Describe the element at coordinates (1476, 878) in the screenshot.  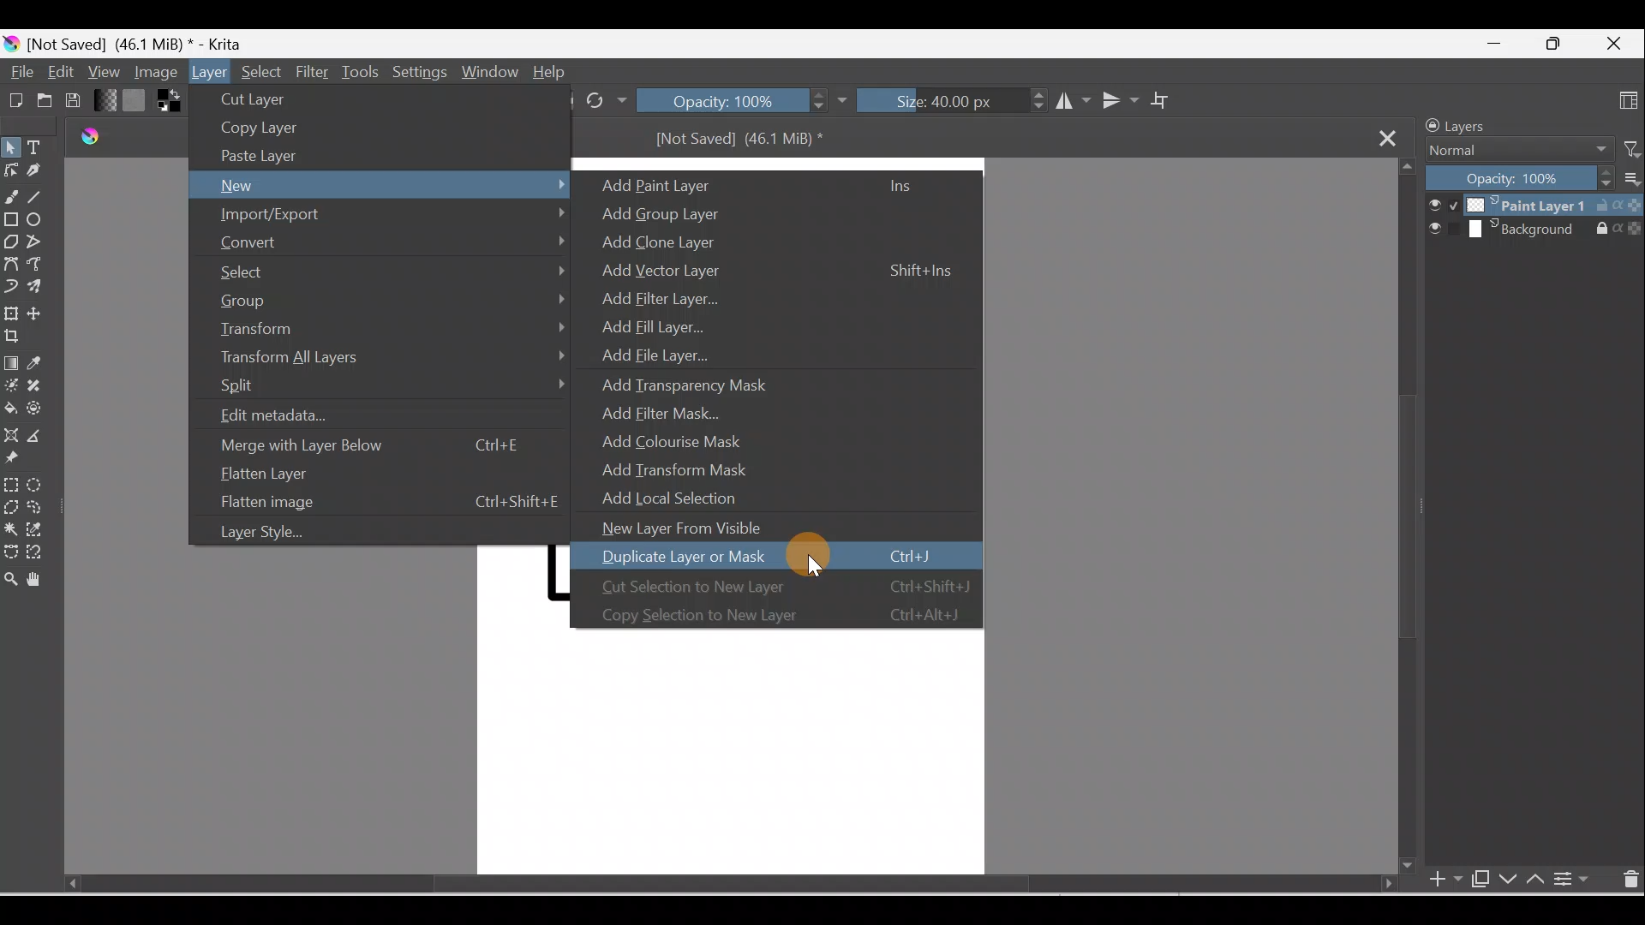
I see `Duplicate layer/mask` at that location.